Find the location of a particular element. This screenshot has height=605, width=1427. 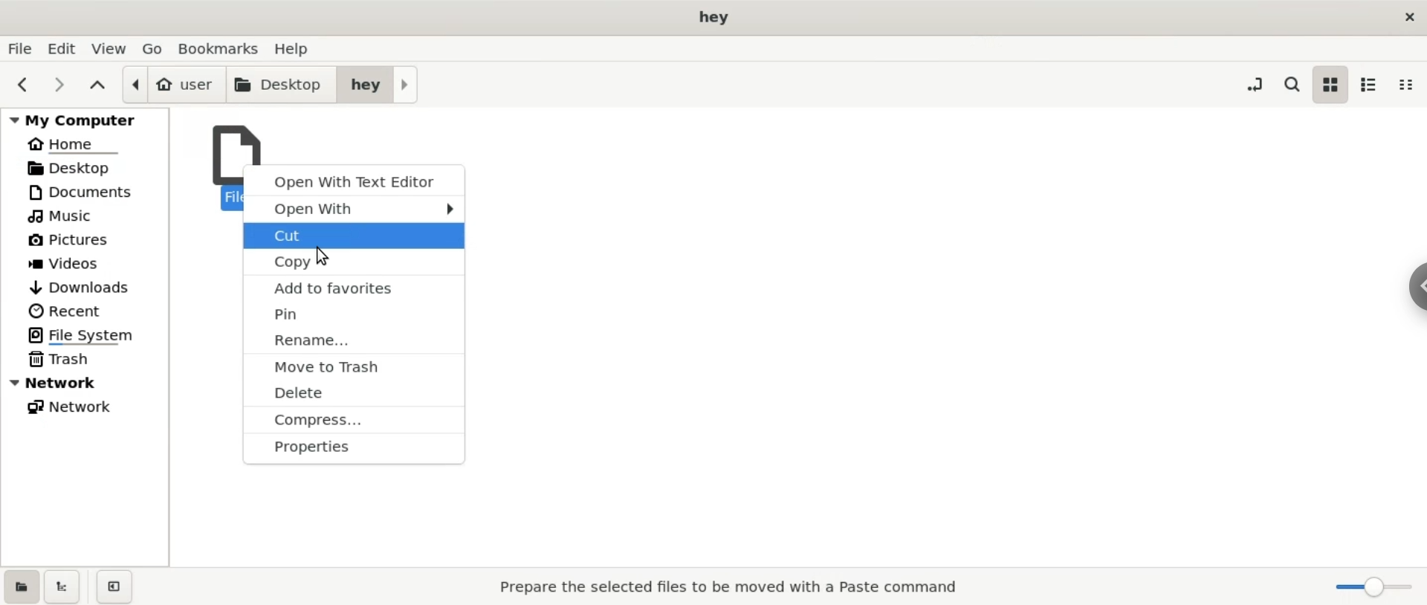

list view is located at coordinates (1371, 83).